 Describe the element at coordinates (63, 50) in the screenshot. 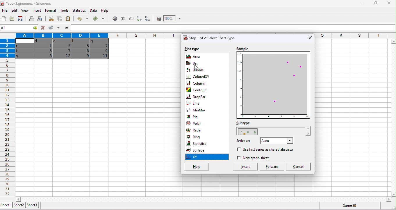

I see `cells dragged` at that location.